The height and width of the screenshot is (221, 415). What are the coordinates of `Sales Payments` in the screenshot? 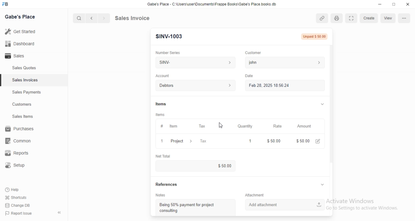 It's located at (25, 92).